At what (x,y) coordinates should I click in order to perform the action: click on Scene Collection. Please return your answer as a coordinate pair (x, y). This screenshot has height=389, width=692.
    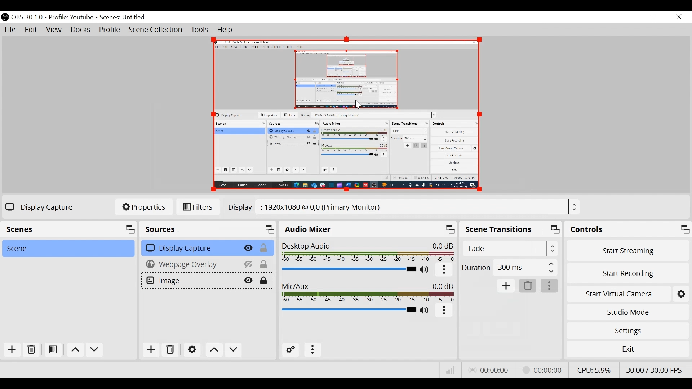
    Looking at the image, I should click on (157, 30).